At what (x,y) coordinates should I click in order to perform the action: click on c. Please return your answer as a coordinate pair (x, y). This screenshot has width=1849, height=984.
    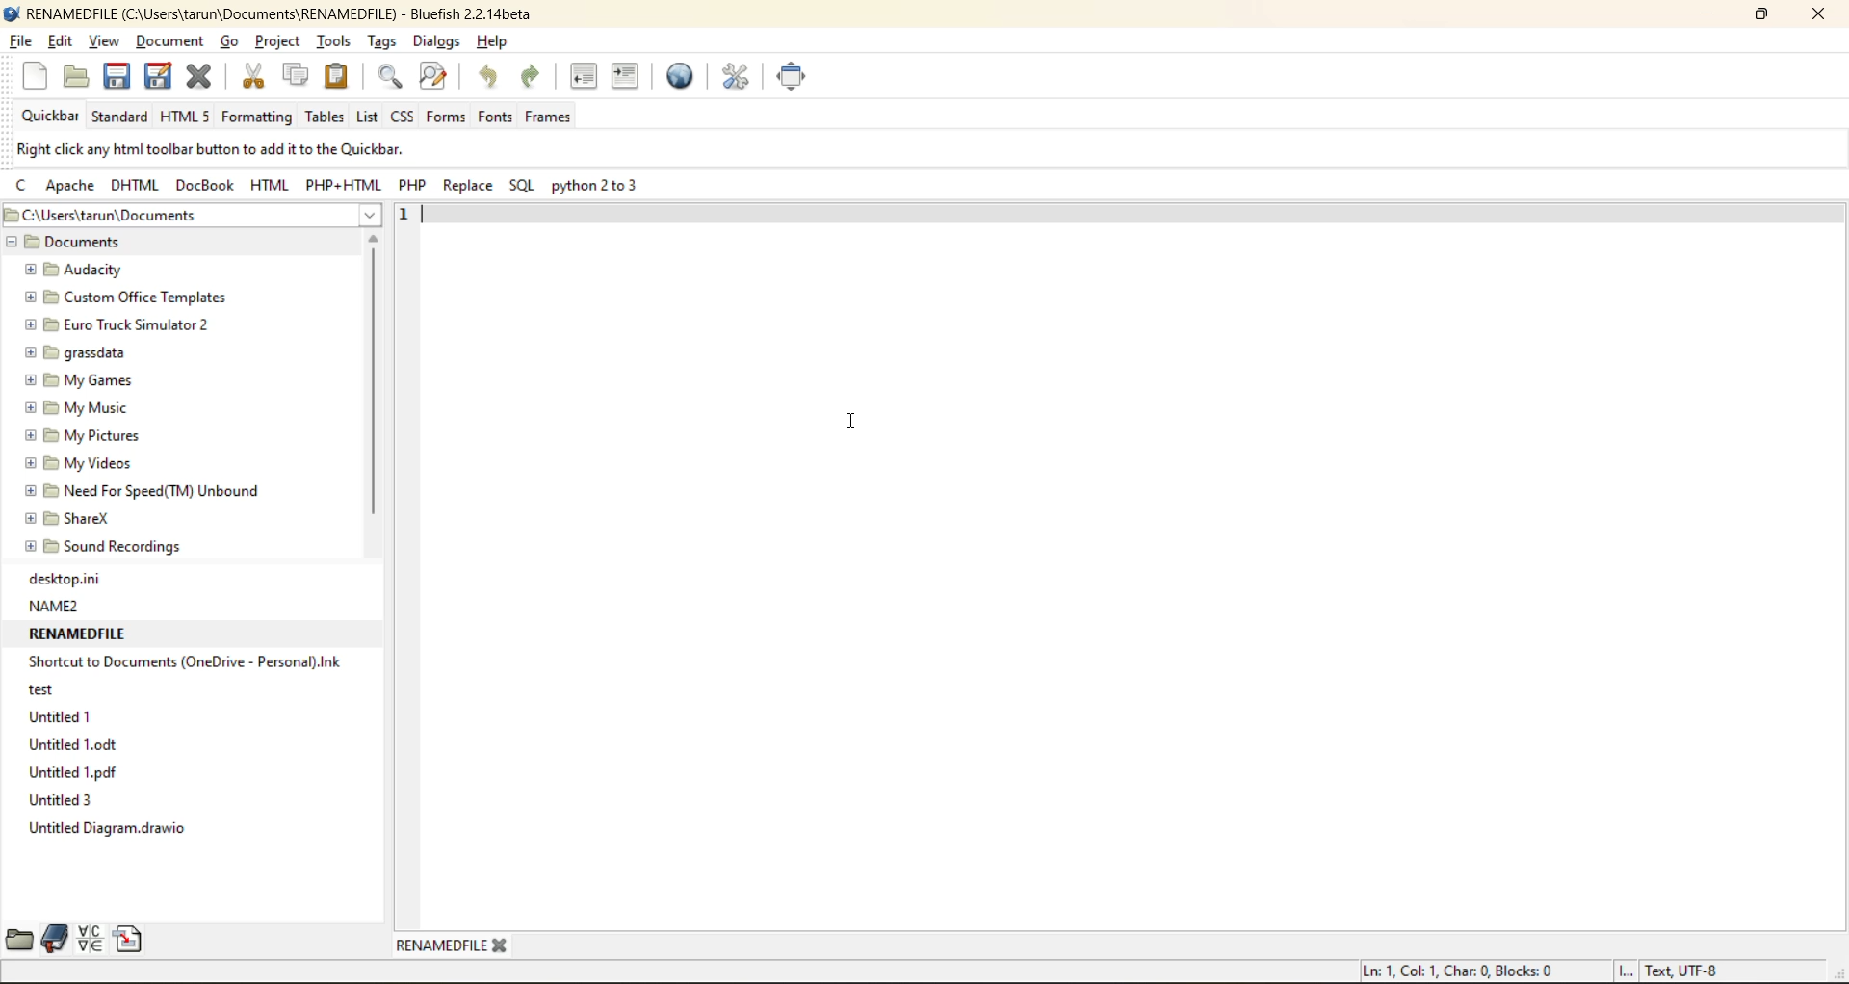
    Looking at the image, I should click on (20, 188).